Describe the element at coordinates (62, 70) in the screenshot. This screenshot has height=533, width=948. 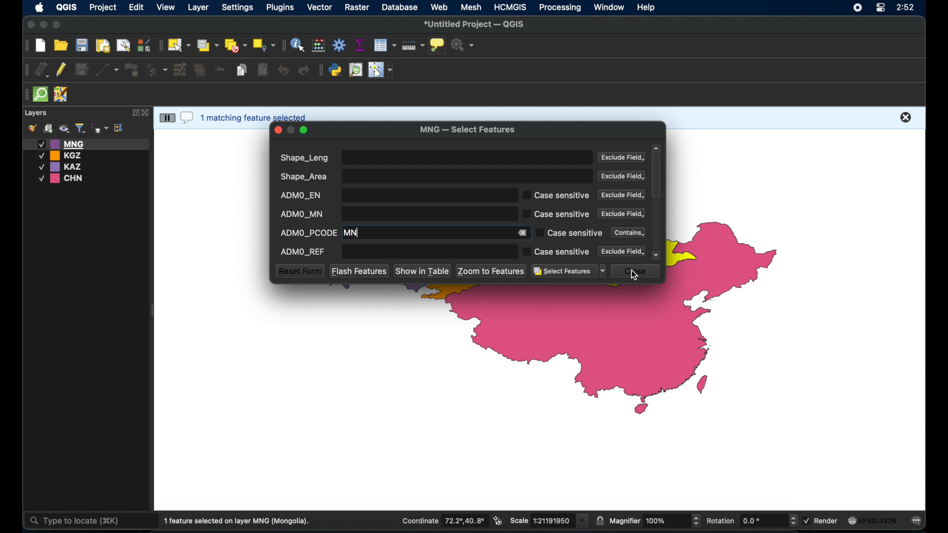
I see `toggle editing` at that location.